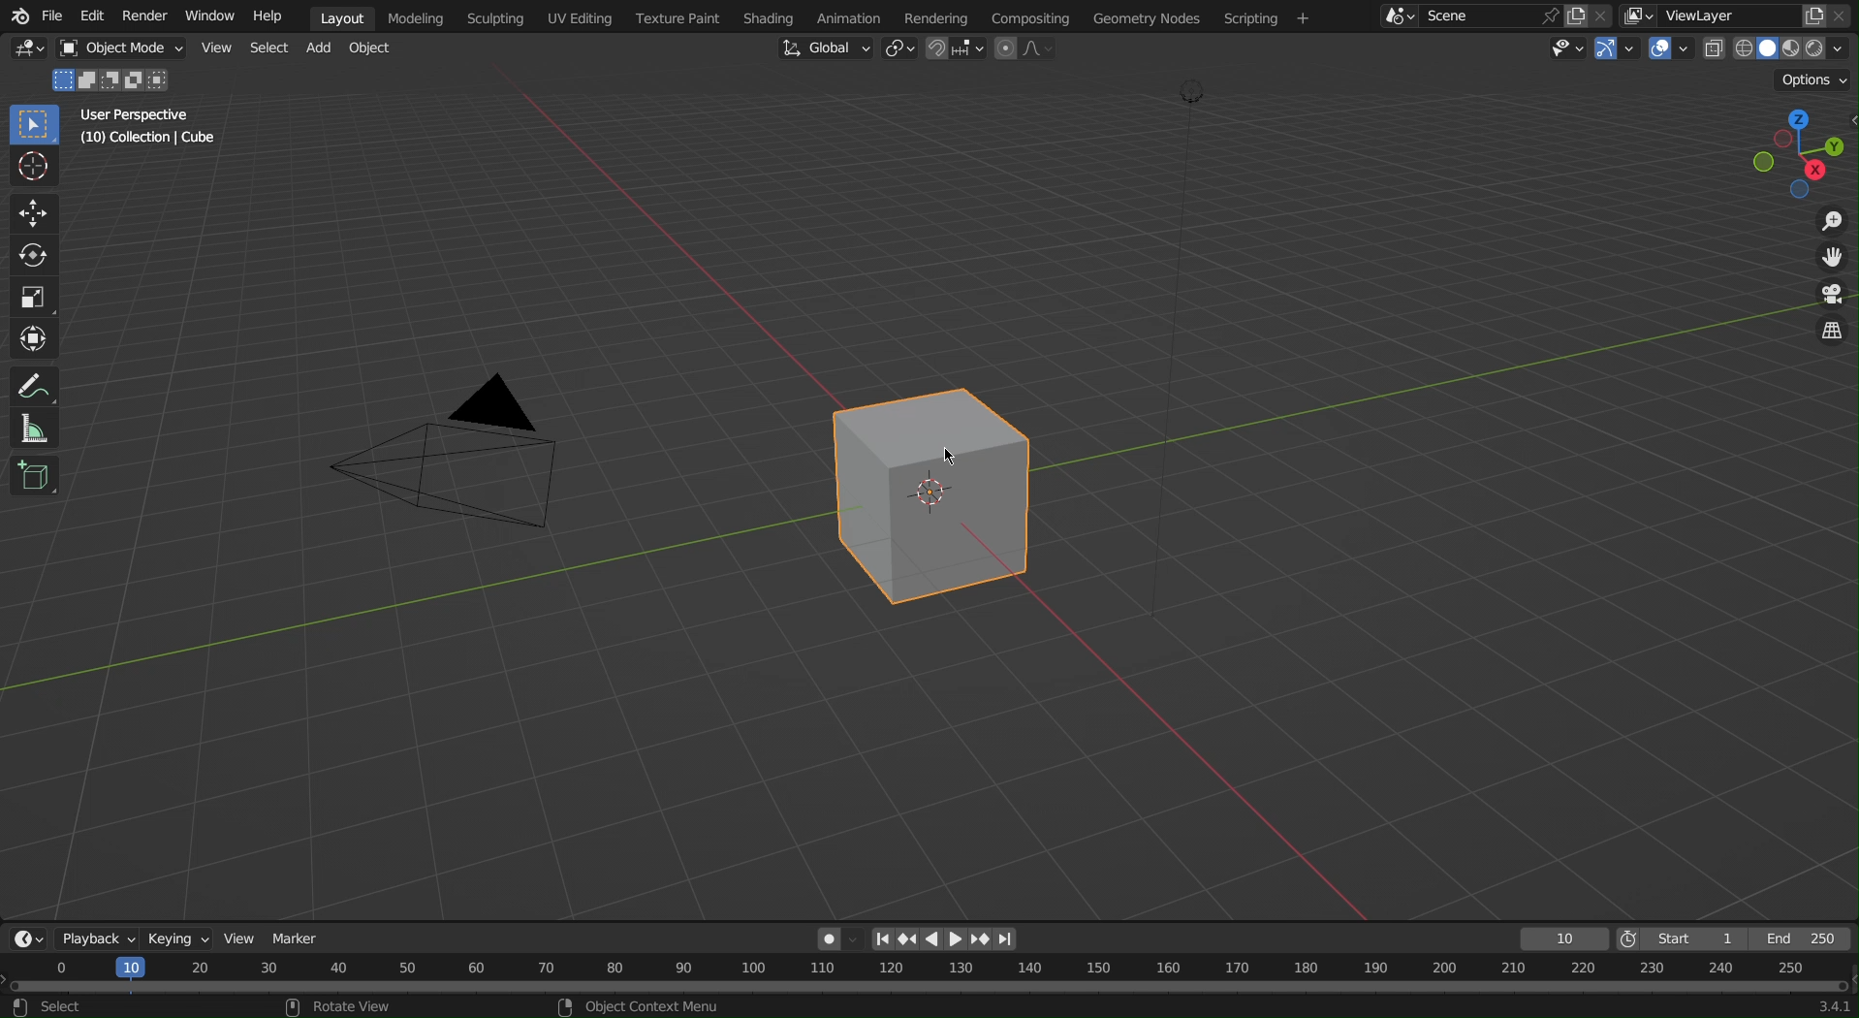  I want to click on Edit, so click(87, 16).